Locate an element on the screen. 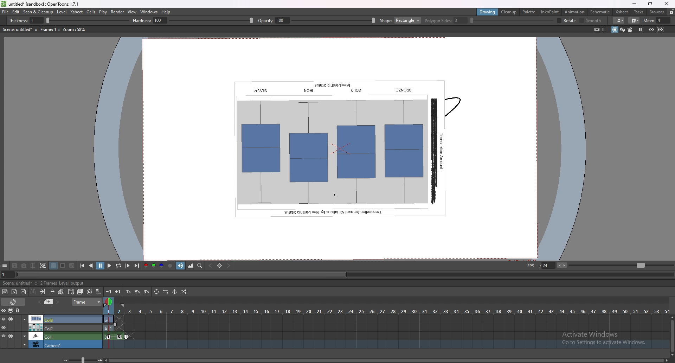  zoom is located at coordinates (83, 359).